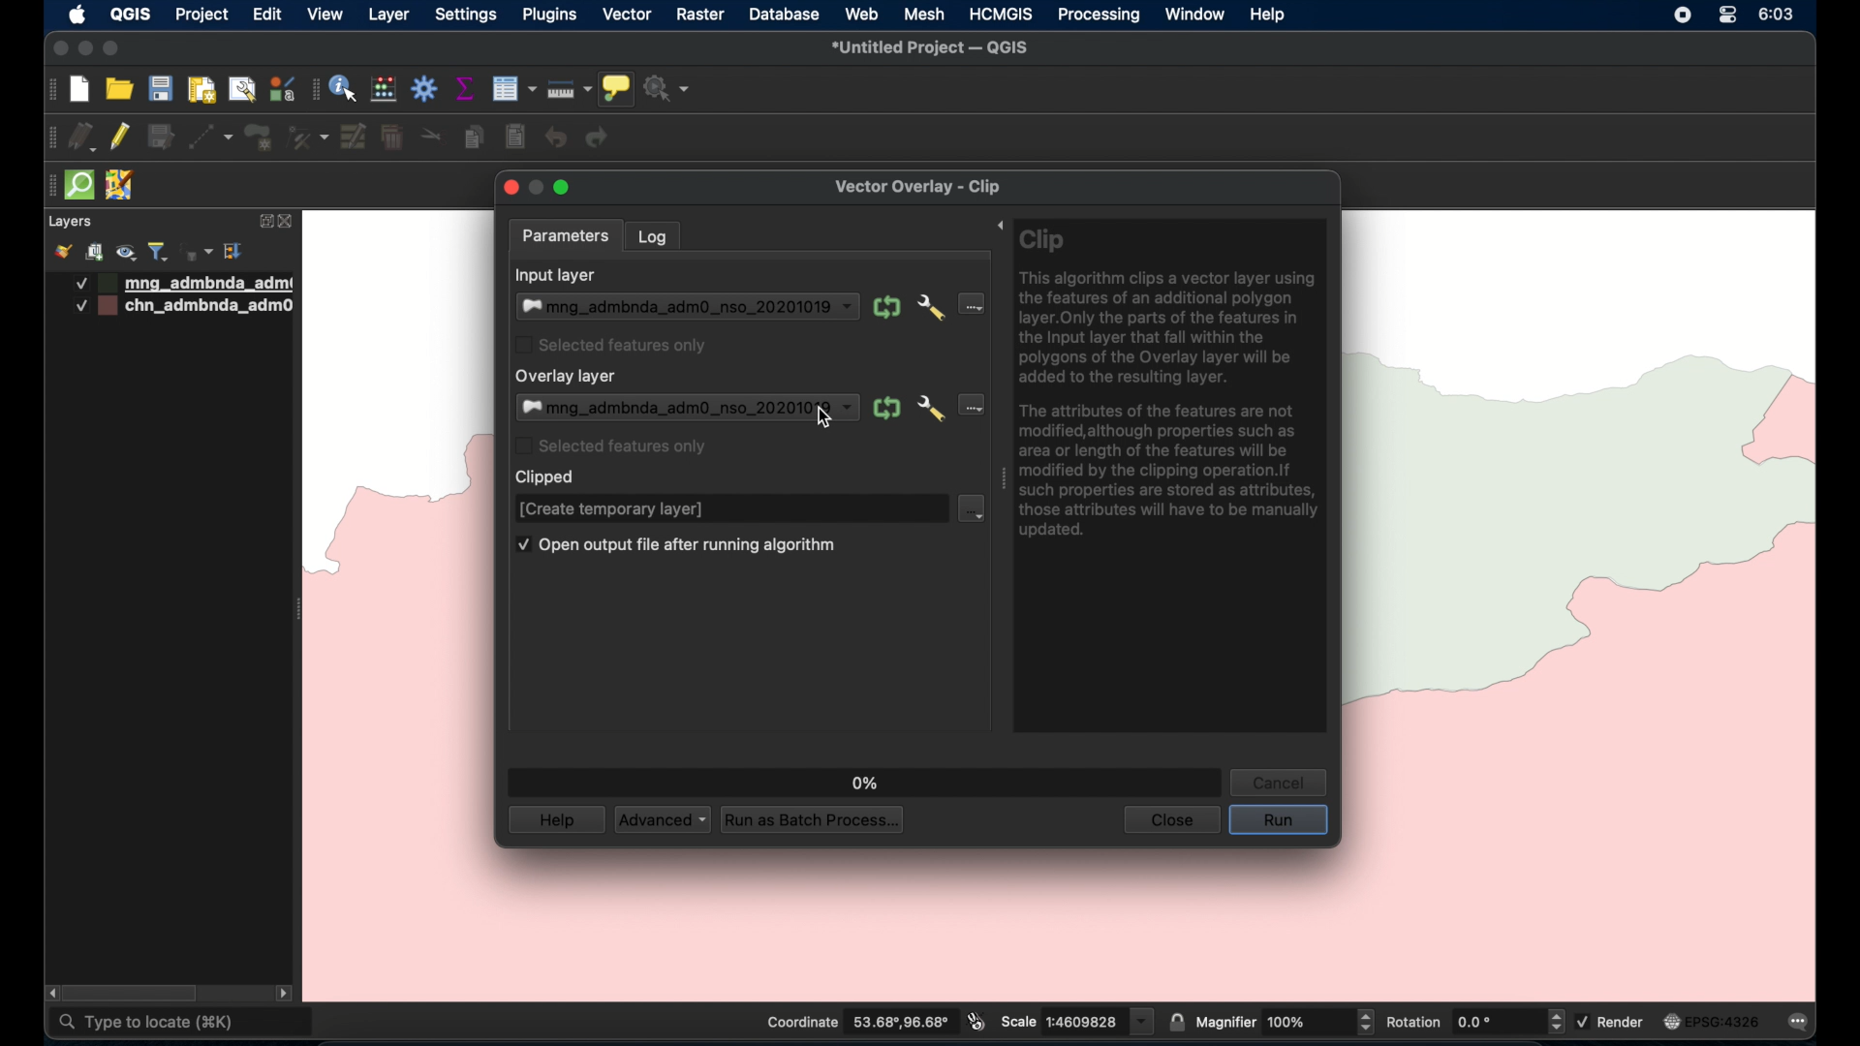 The height and width of the screenshot is (1046, 1860). Describe the element at coordinates (1196, 15) in the screenshot. I see `window` at that location.